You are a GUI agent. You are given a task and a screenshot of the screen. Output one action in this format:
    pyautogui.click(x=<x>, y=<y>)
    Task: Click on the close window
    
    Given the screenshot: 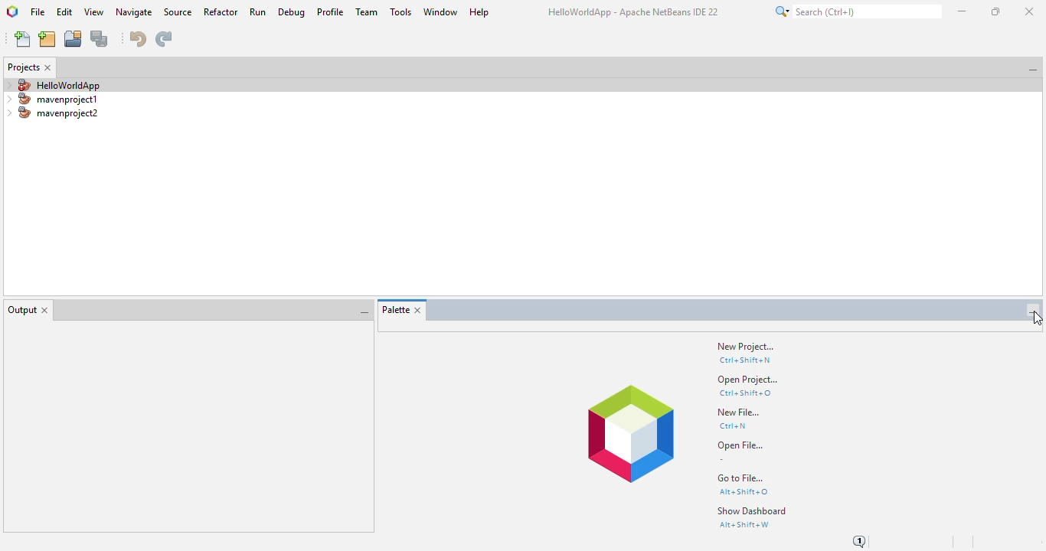 What is the action you would take?
    pyautogui.click(x=418, y=311)
    